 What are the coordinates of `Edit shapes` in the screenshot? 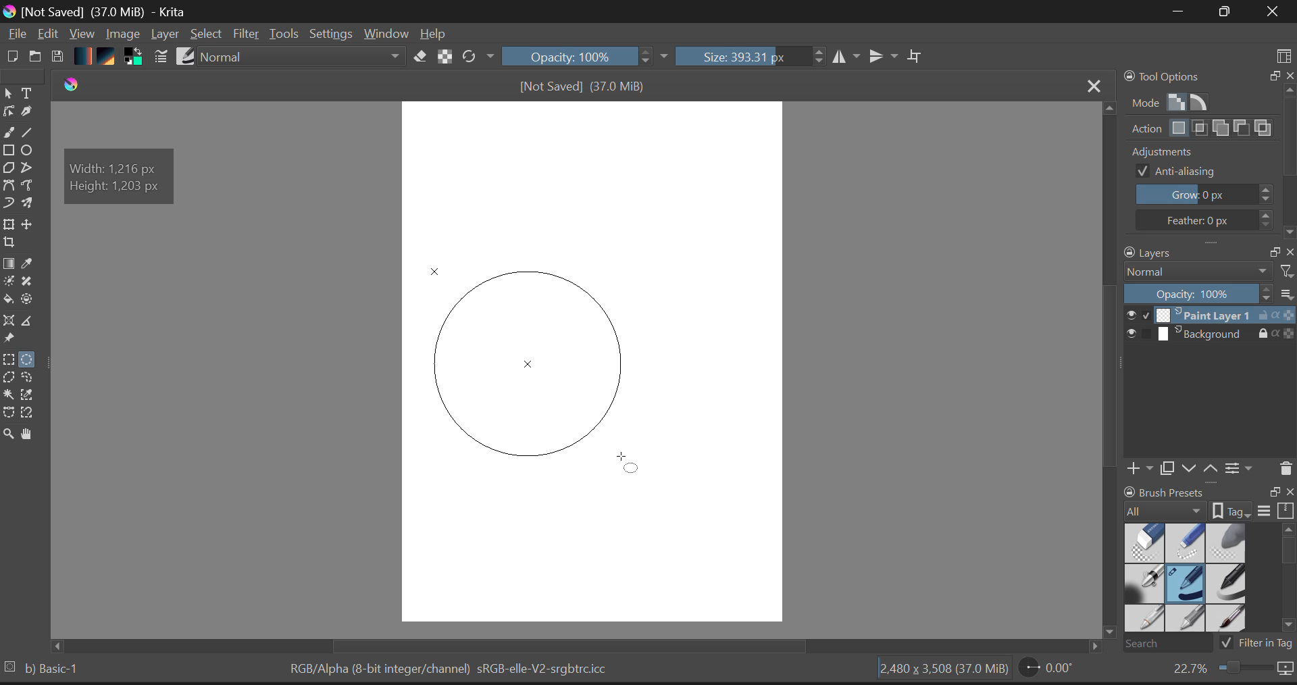 It's located at (8, 113).